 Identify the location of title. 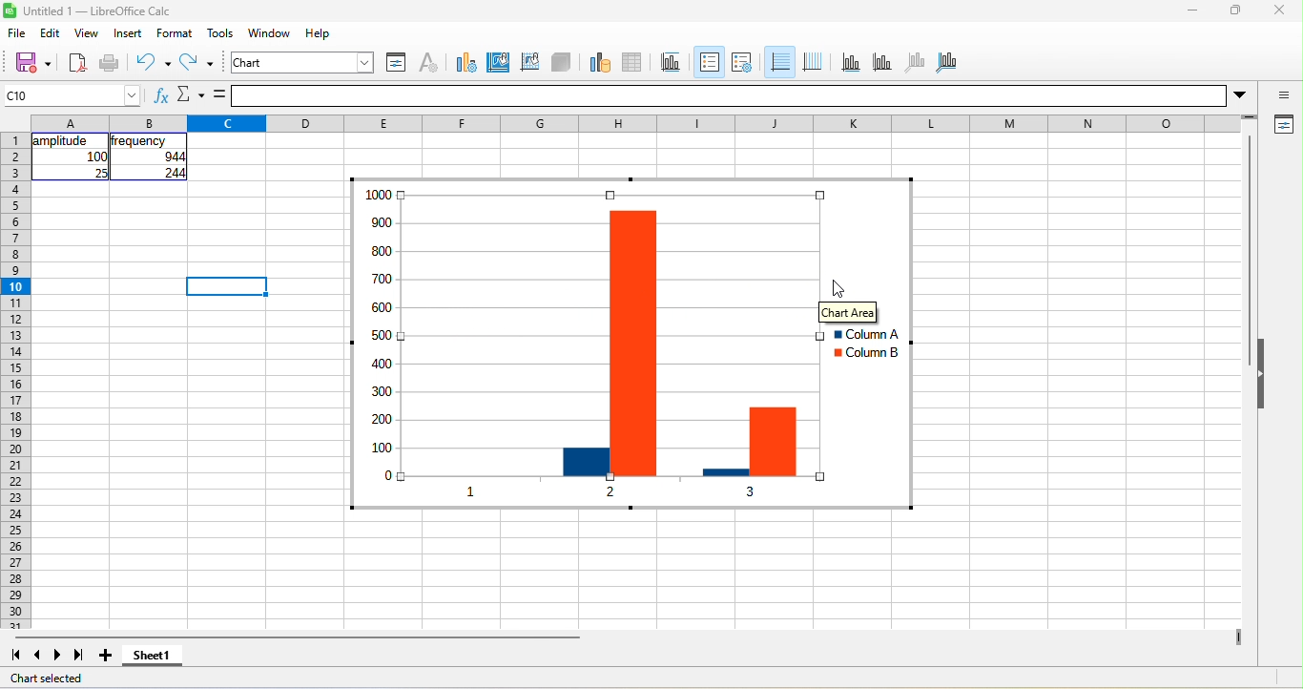
(674, 62).